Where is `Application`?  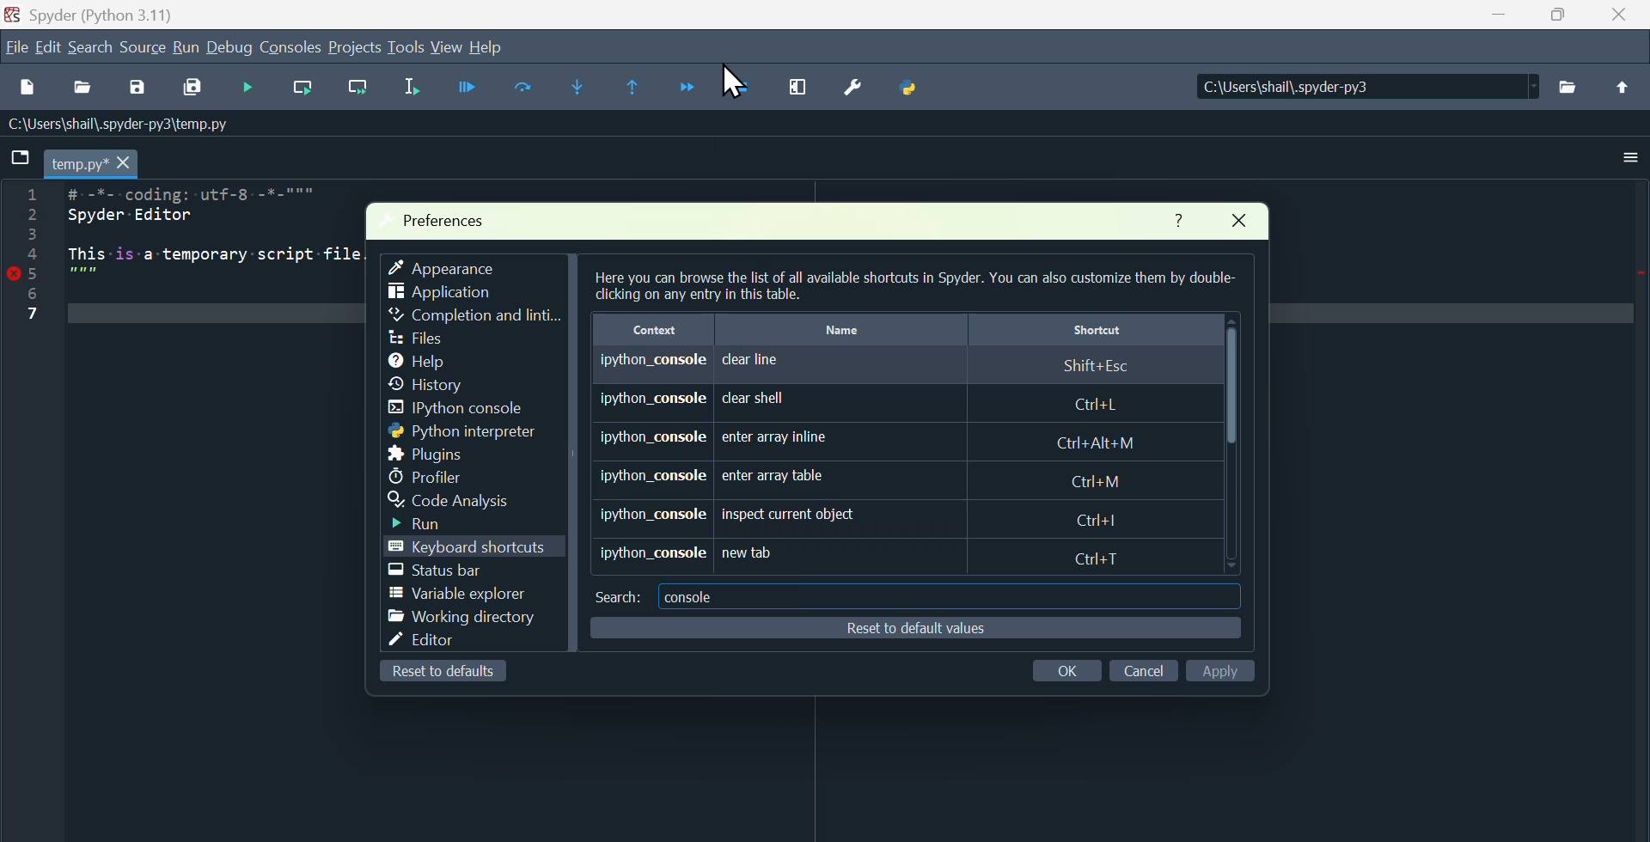 Application is located at coordinates (449, 294).